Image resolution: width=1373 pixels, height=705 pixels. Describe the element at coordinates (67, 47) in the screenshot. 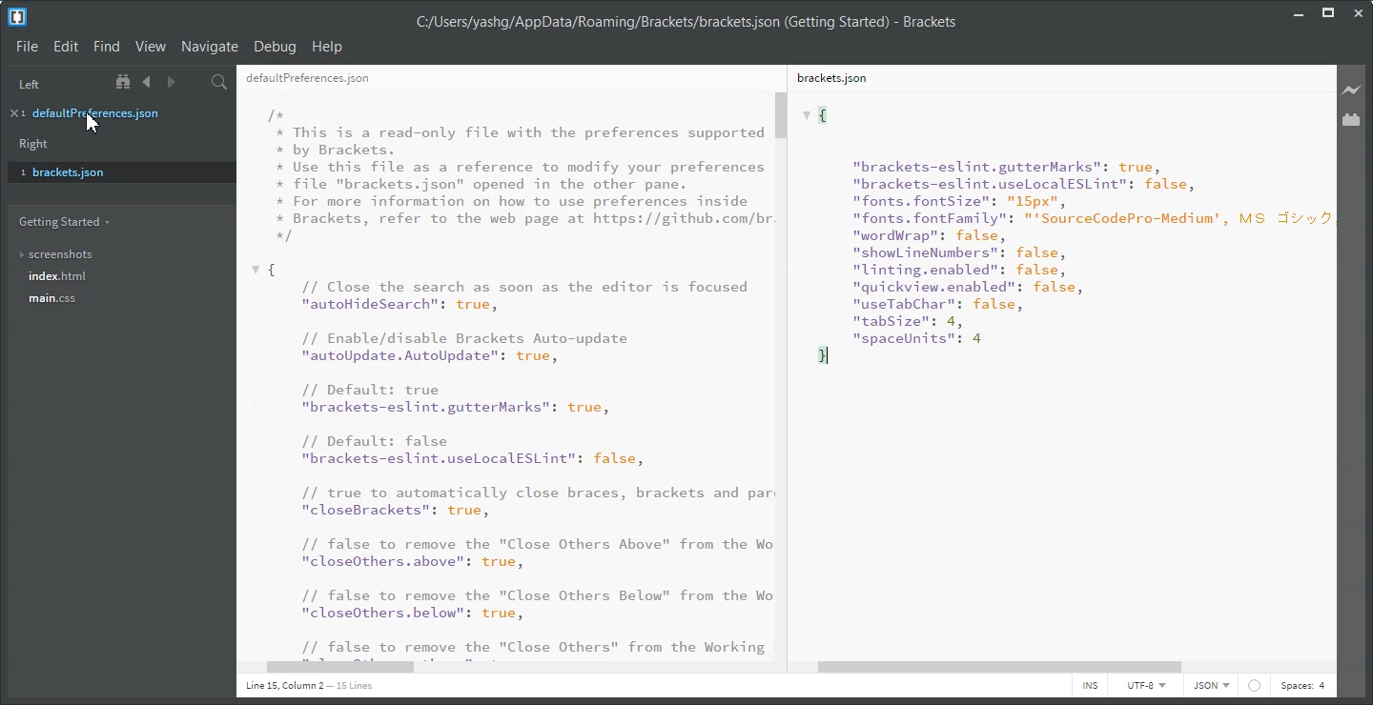

I see `Edit` at that location.